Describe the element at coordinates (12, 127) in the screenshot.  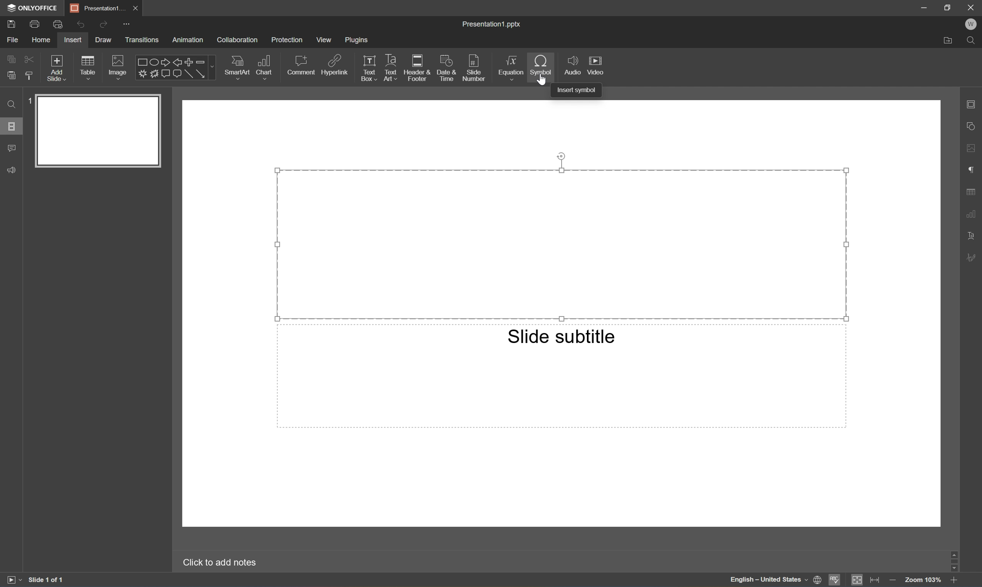
I see `Slides` at that location.